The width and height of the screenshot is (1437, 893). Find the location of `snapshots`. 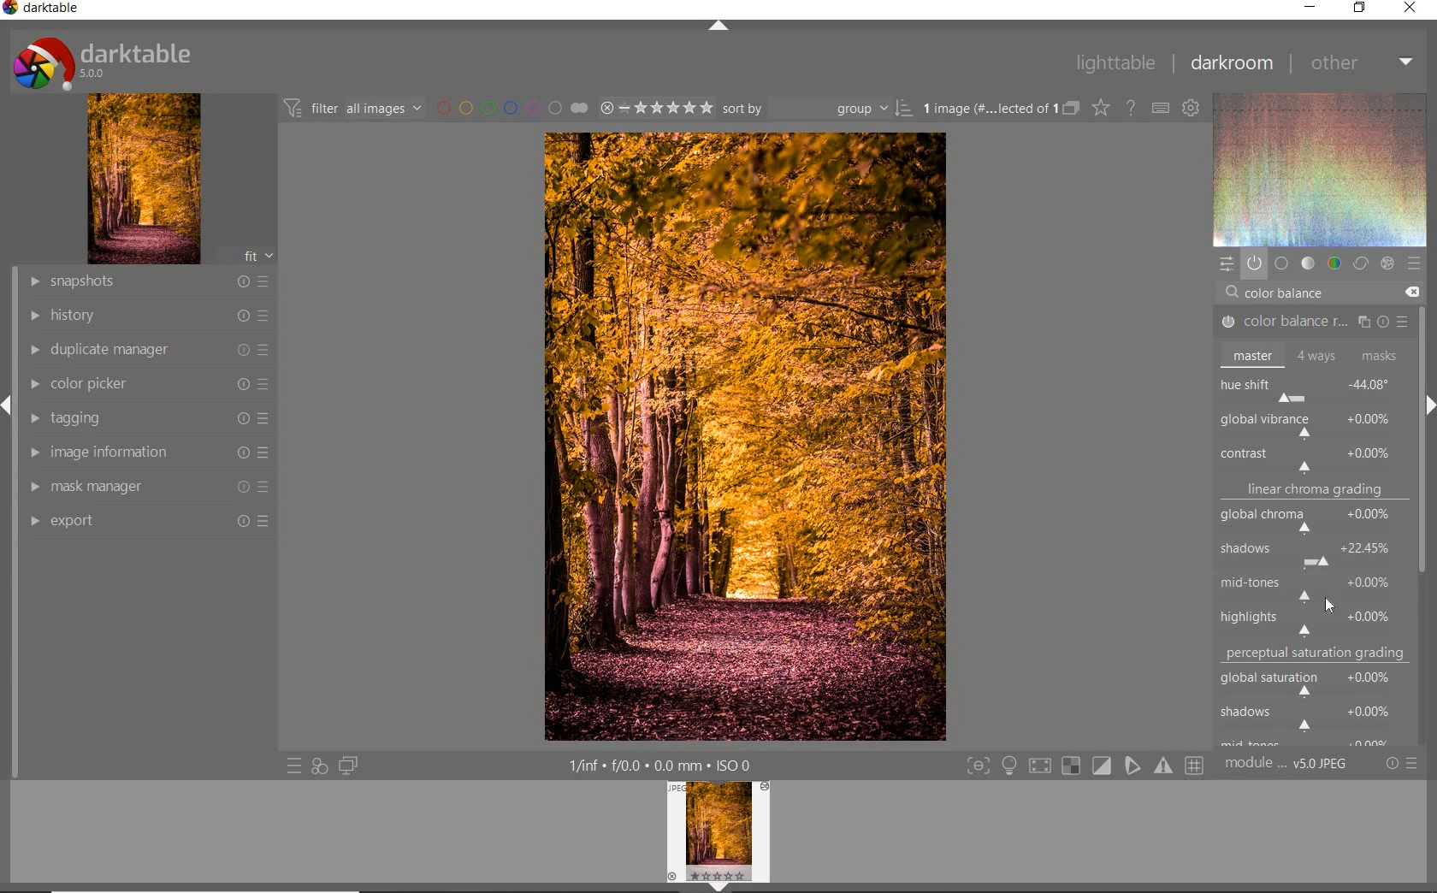

snapshots is located at coordinates (151, 282).